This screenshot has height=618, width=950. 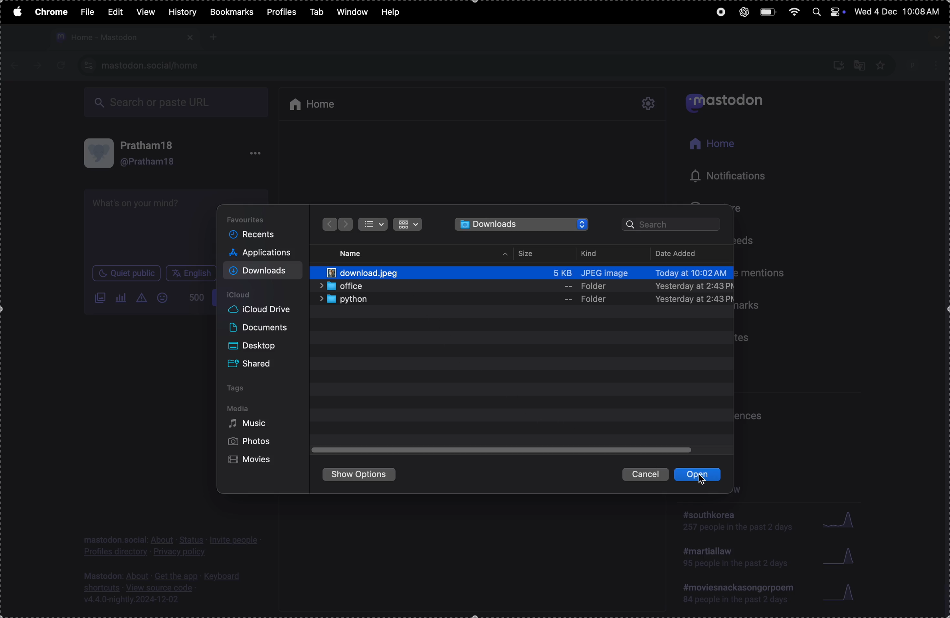 I want to click on name, so click(x=355, y=252).